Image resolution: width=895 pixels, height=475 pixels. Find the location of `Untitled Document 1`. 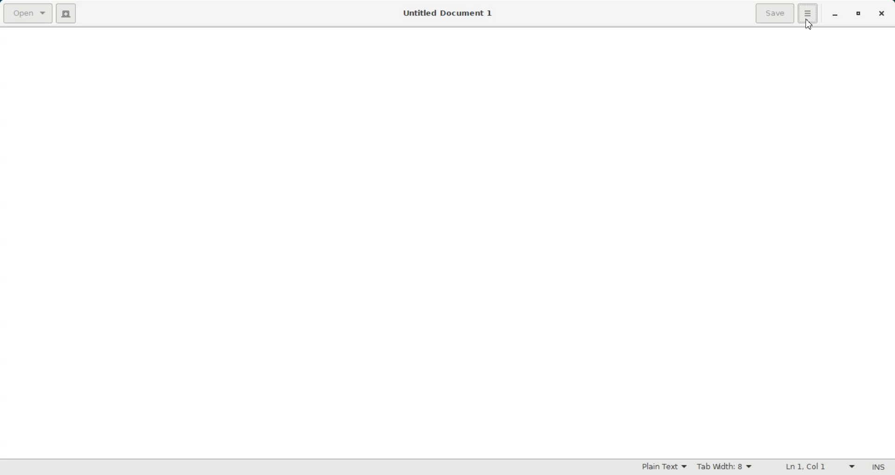

Untitled Document 1 is located at coordinates (446, 13).